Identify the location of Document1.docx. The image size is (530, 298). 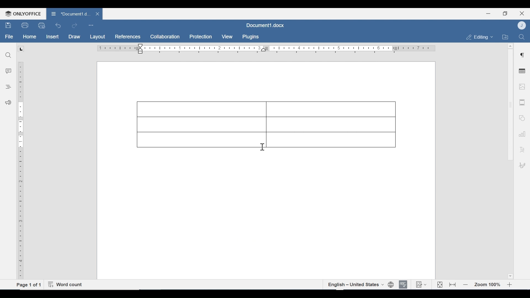
(70, 13).